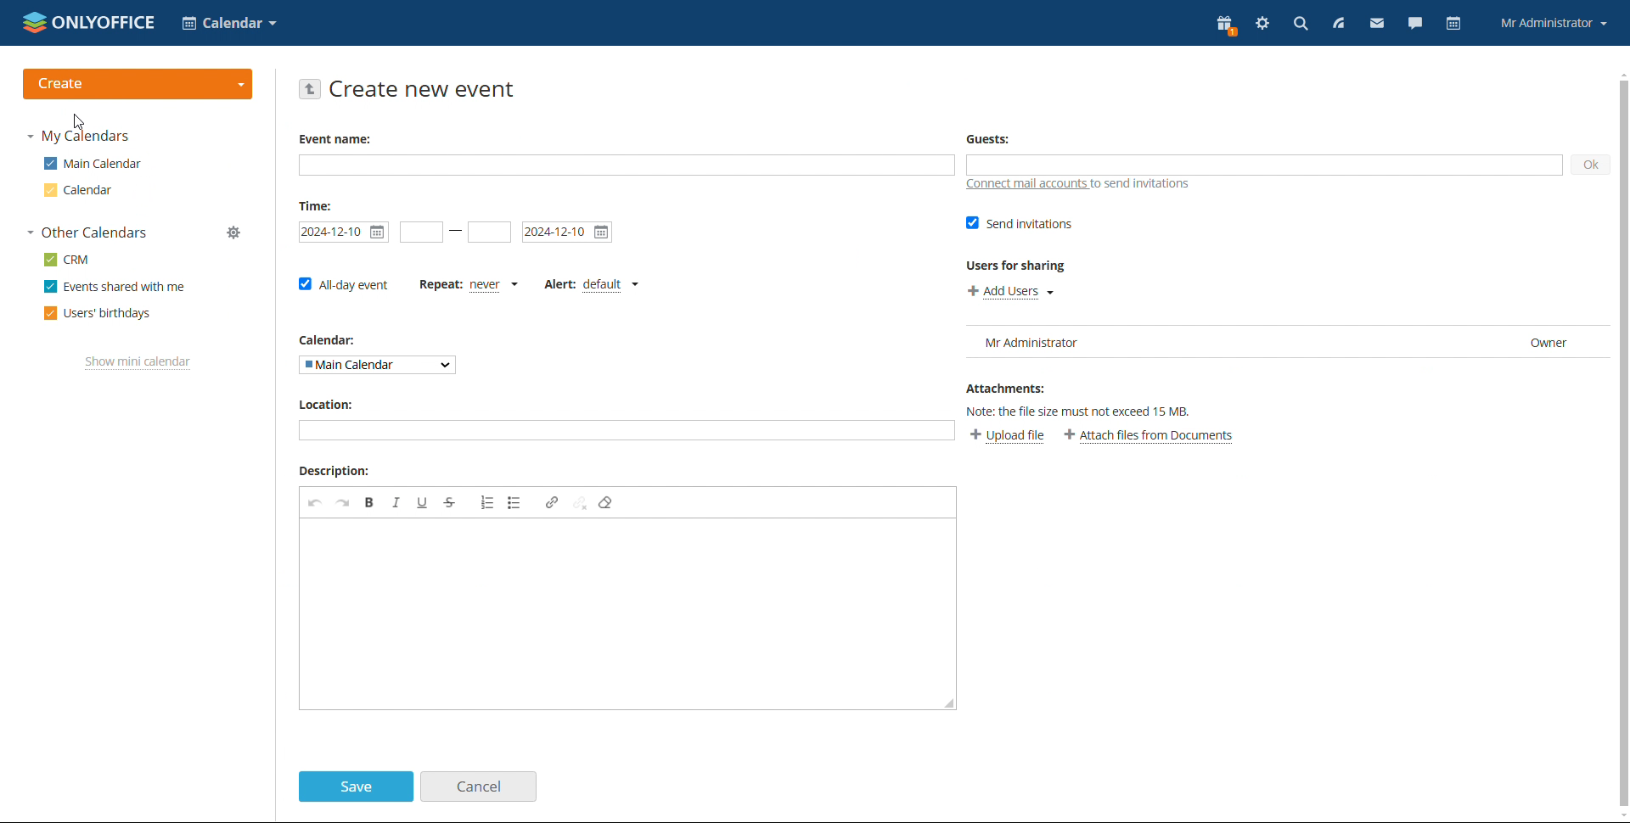 The width and height of the screenshot is (1630, 823). Describe the element at coordinates (315, 501) in the screenshot. I see `undo` at that location.